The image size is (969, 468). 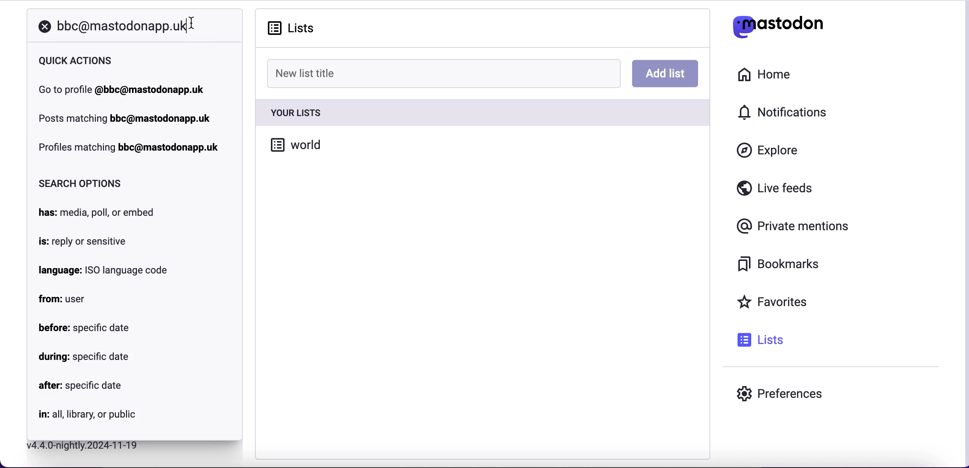 What do you see at coordinates (82, 184) in the screenshot?
I see `search options` at bounding box center [82, 184].